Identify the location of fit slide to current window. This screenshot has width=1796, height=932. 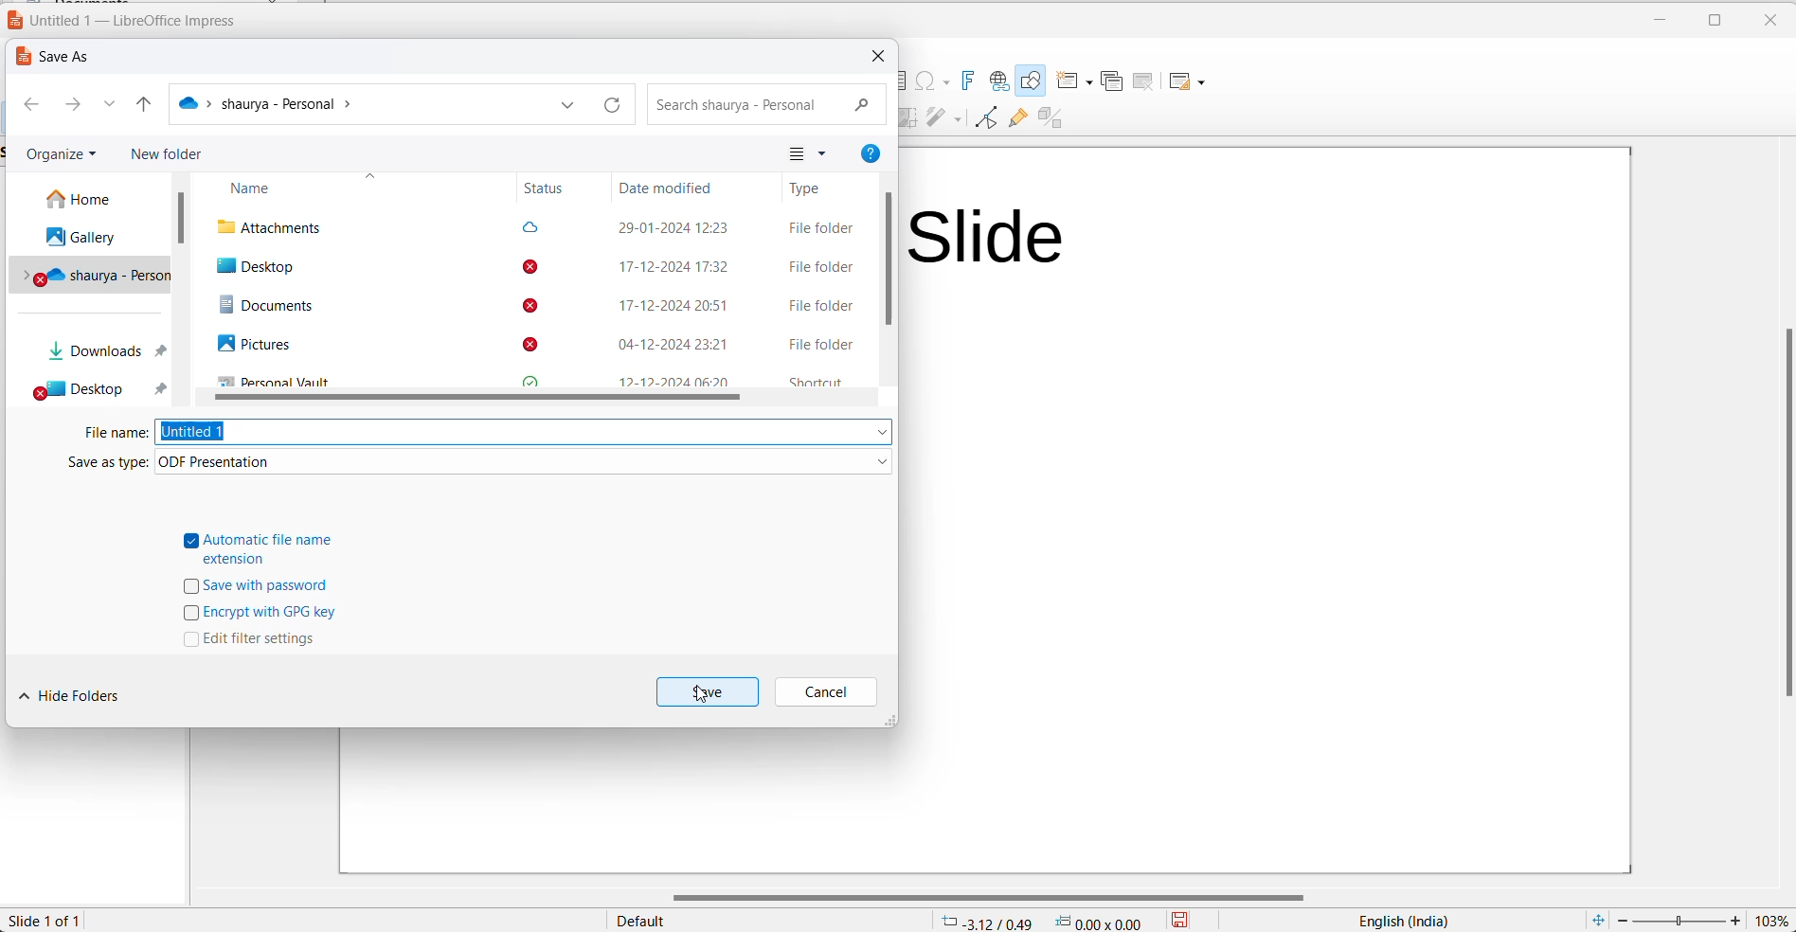
(1594, 920).